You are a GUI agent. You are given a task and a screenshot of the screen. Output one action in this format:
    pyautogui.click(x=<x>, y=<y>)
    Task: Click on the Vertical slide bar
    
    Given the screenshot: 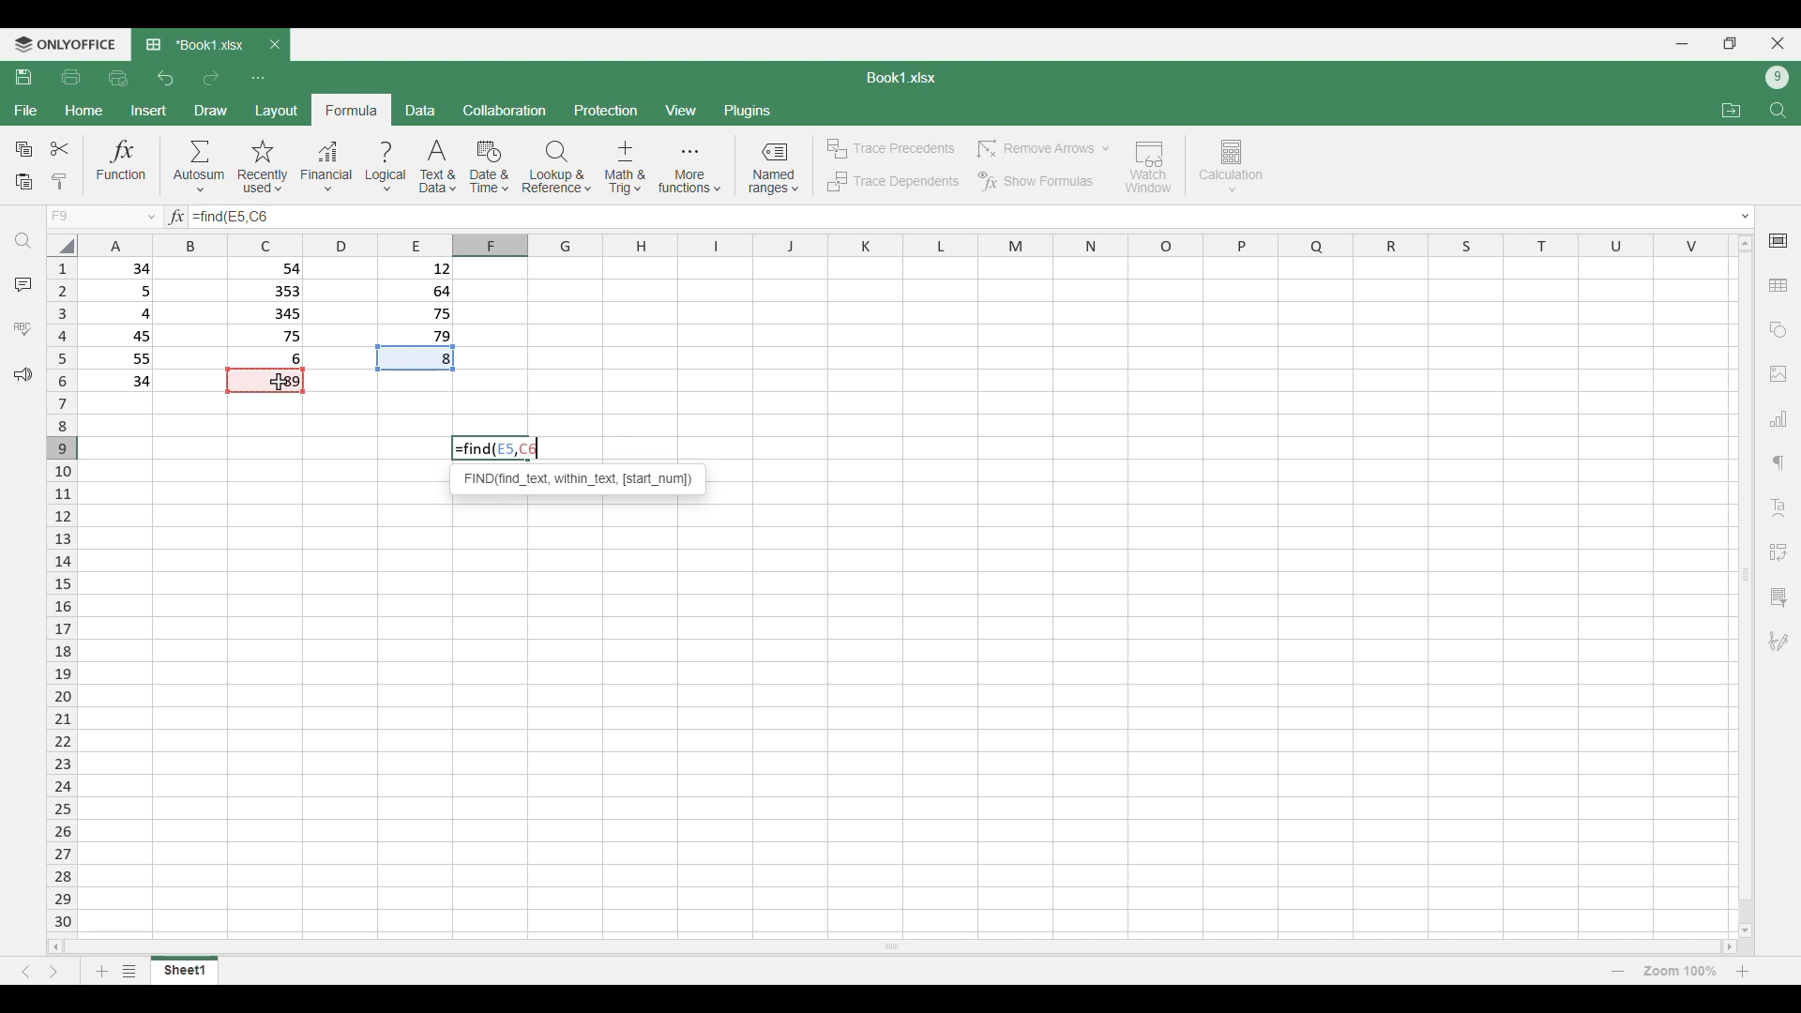 What is the action you would take?
    pyautogui.click(x=1747, y=586)
    